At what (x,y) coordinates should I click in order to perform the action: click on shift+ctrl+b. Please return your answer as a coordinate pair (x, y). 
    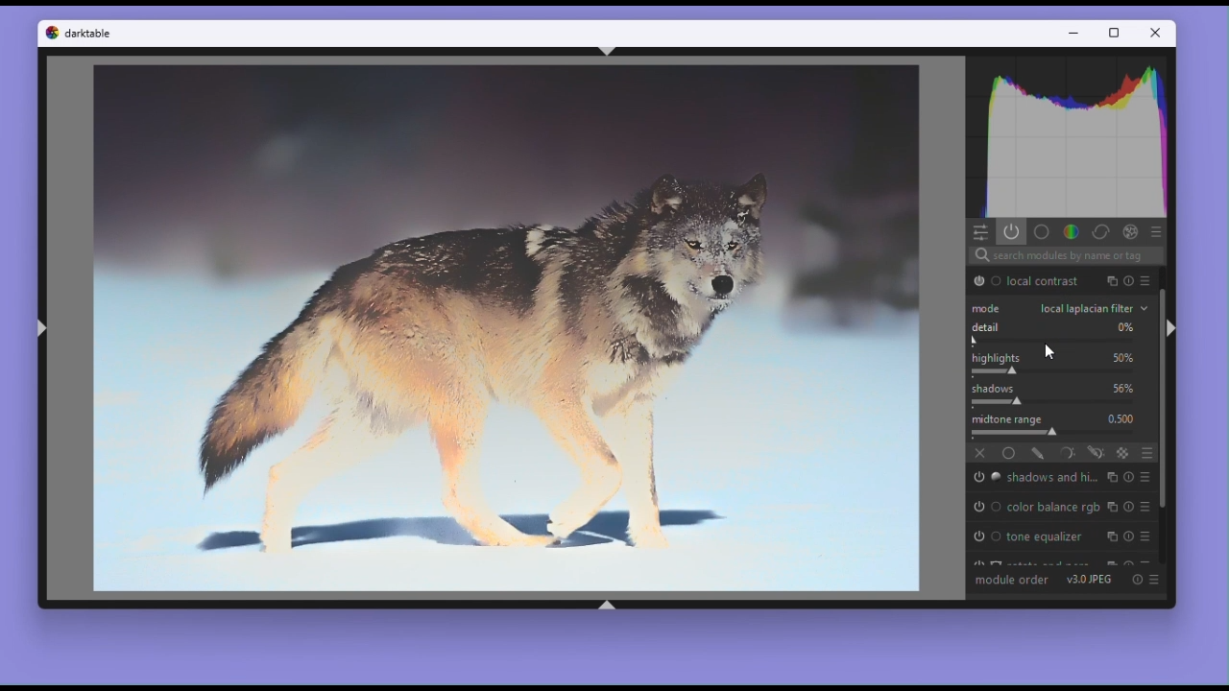
    Looking at the image, I should click on (606, 606).